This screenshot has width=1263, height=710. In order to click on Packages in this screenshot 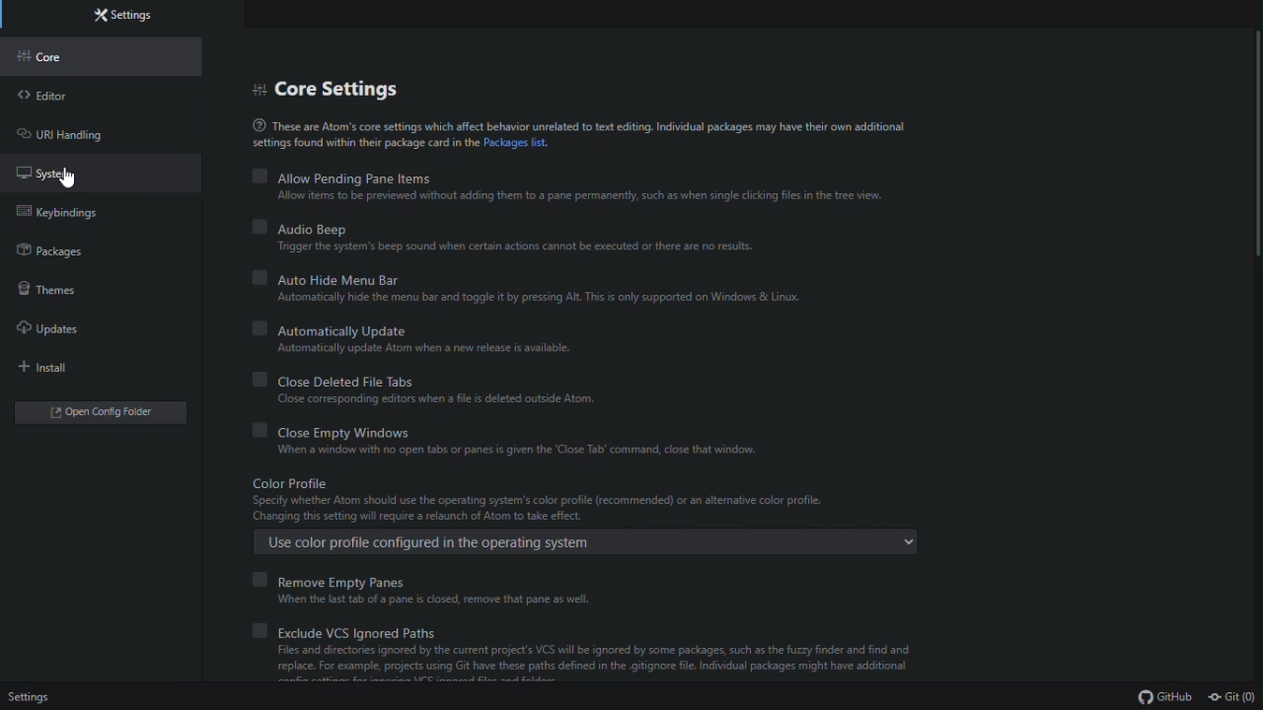, I will do `click(67, 254)`.